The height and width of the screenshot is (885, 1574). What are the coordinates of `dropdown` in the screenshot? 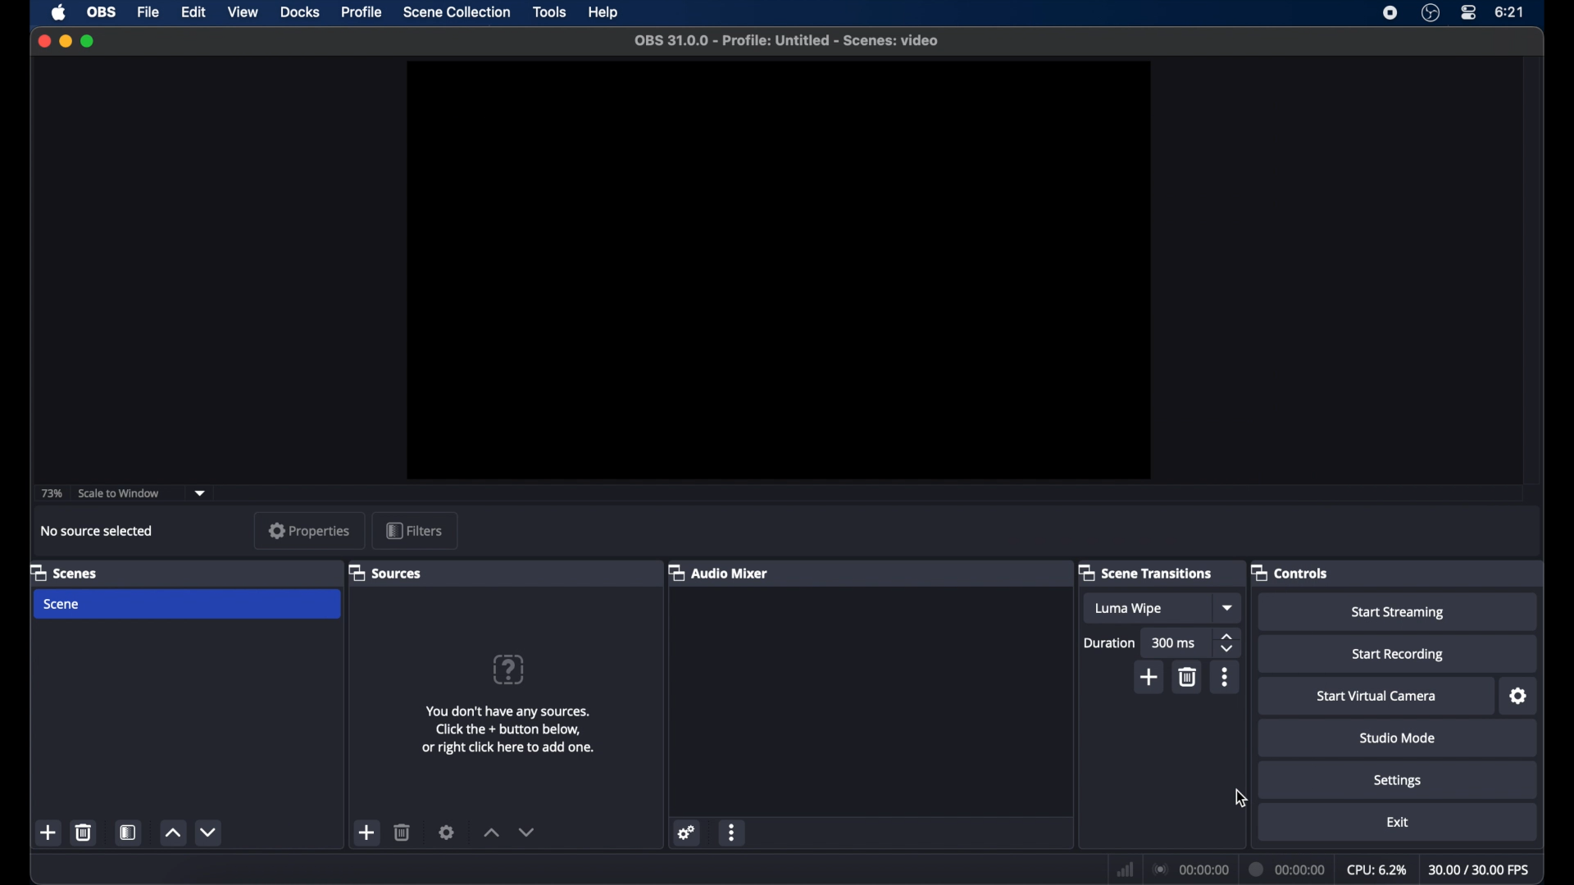 It's located at (201, 493).